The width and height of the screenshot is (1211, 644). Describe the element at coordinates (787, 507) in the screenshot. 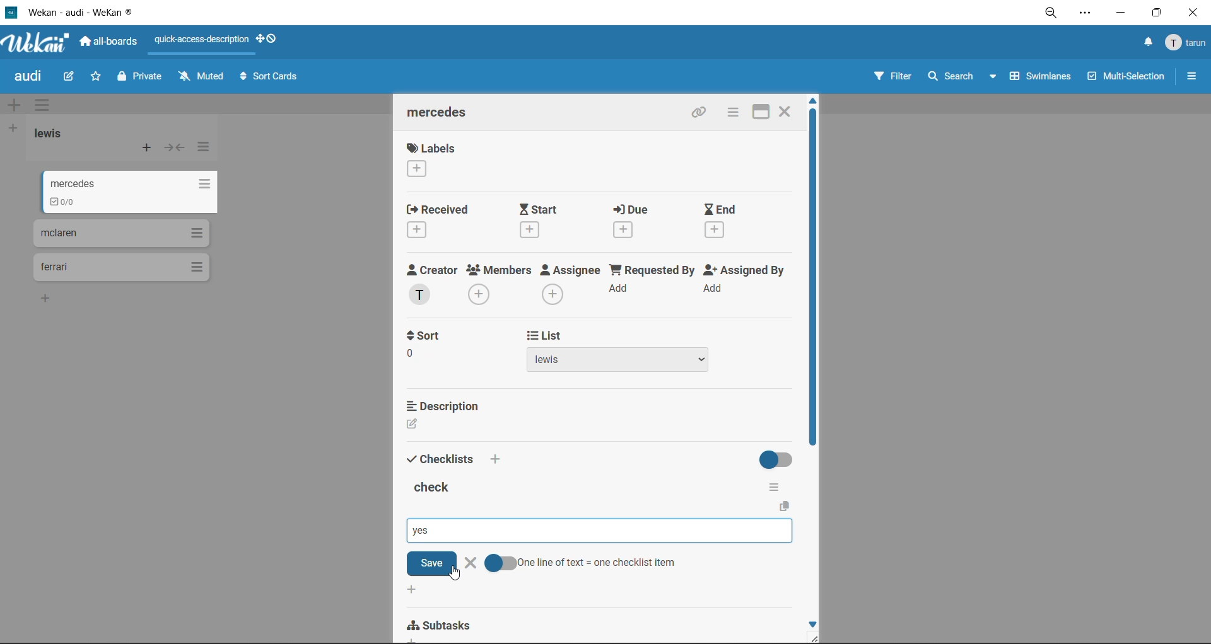

I see `copy` at that location.